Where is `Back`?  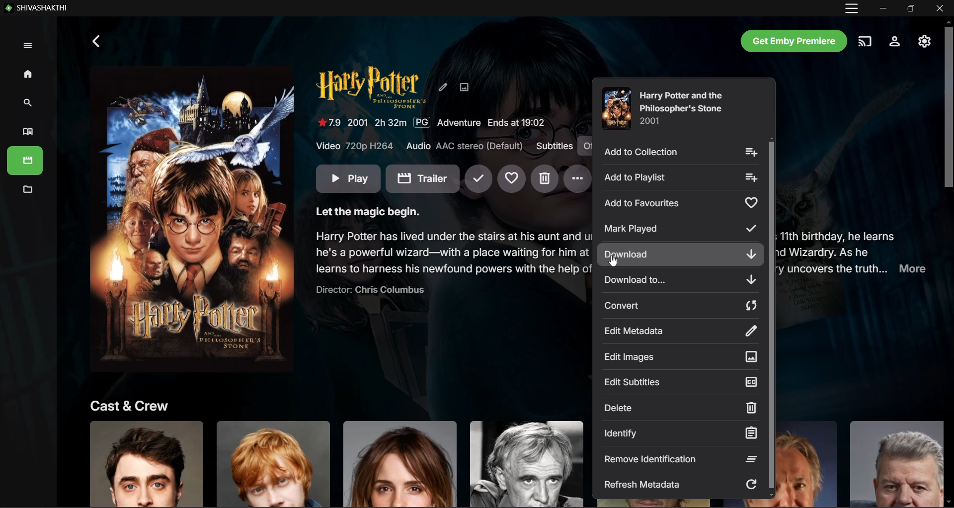 Back is located at coordinates (97, 41).